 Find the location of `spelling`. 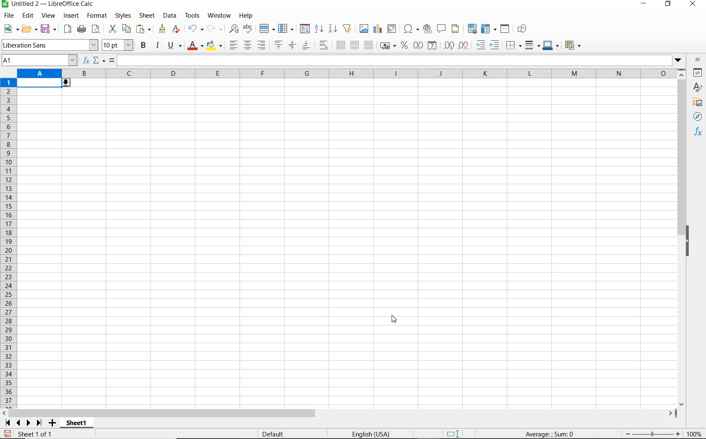

spelling is located at coordinates (249, 29).